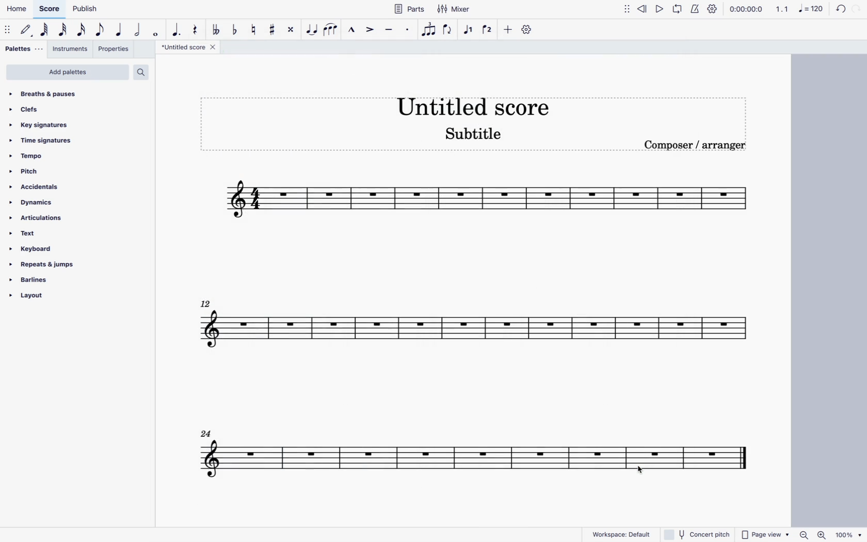  I want to click on text, so click(28, 233).